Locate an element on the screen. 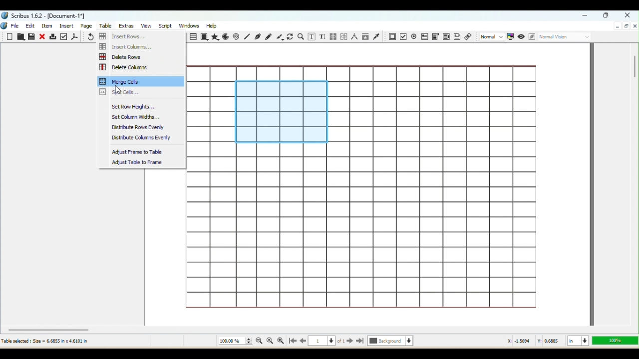 This screenshot has width=639, height=359. Edit in Preview mode is located at coordinates (531, 37).